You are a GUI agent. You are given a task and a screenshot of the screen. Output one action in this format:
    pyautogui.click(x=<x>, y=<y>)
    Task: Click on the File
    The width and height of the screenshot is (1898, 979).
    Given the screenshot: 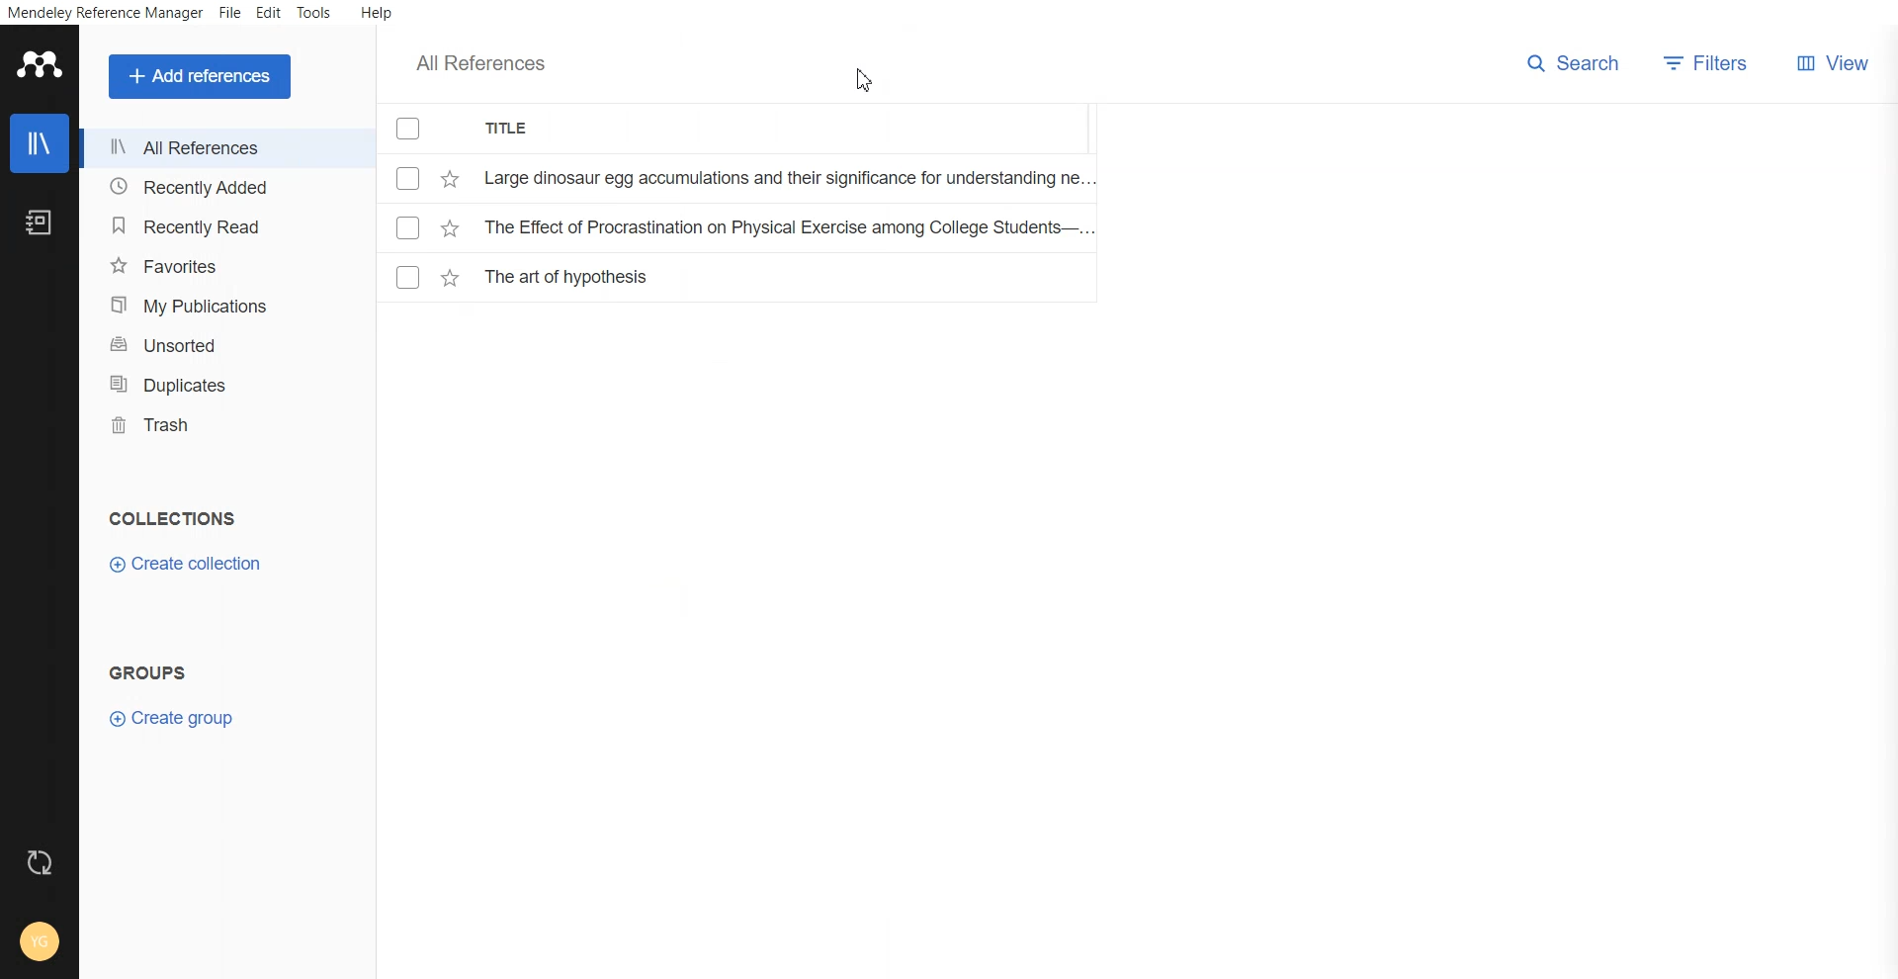 What is the action you would take?
    pyautogui.click(x=230, y=13)
    